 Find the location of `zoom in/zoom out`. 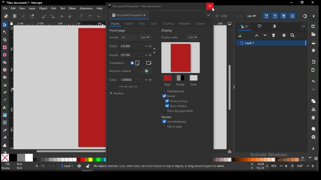

zoom in/zoom out is located at coordinates (278, 166).